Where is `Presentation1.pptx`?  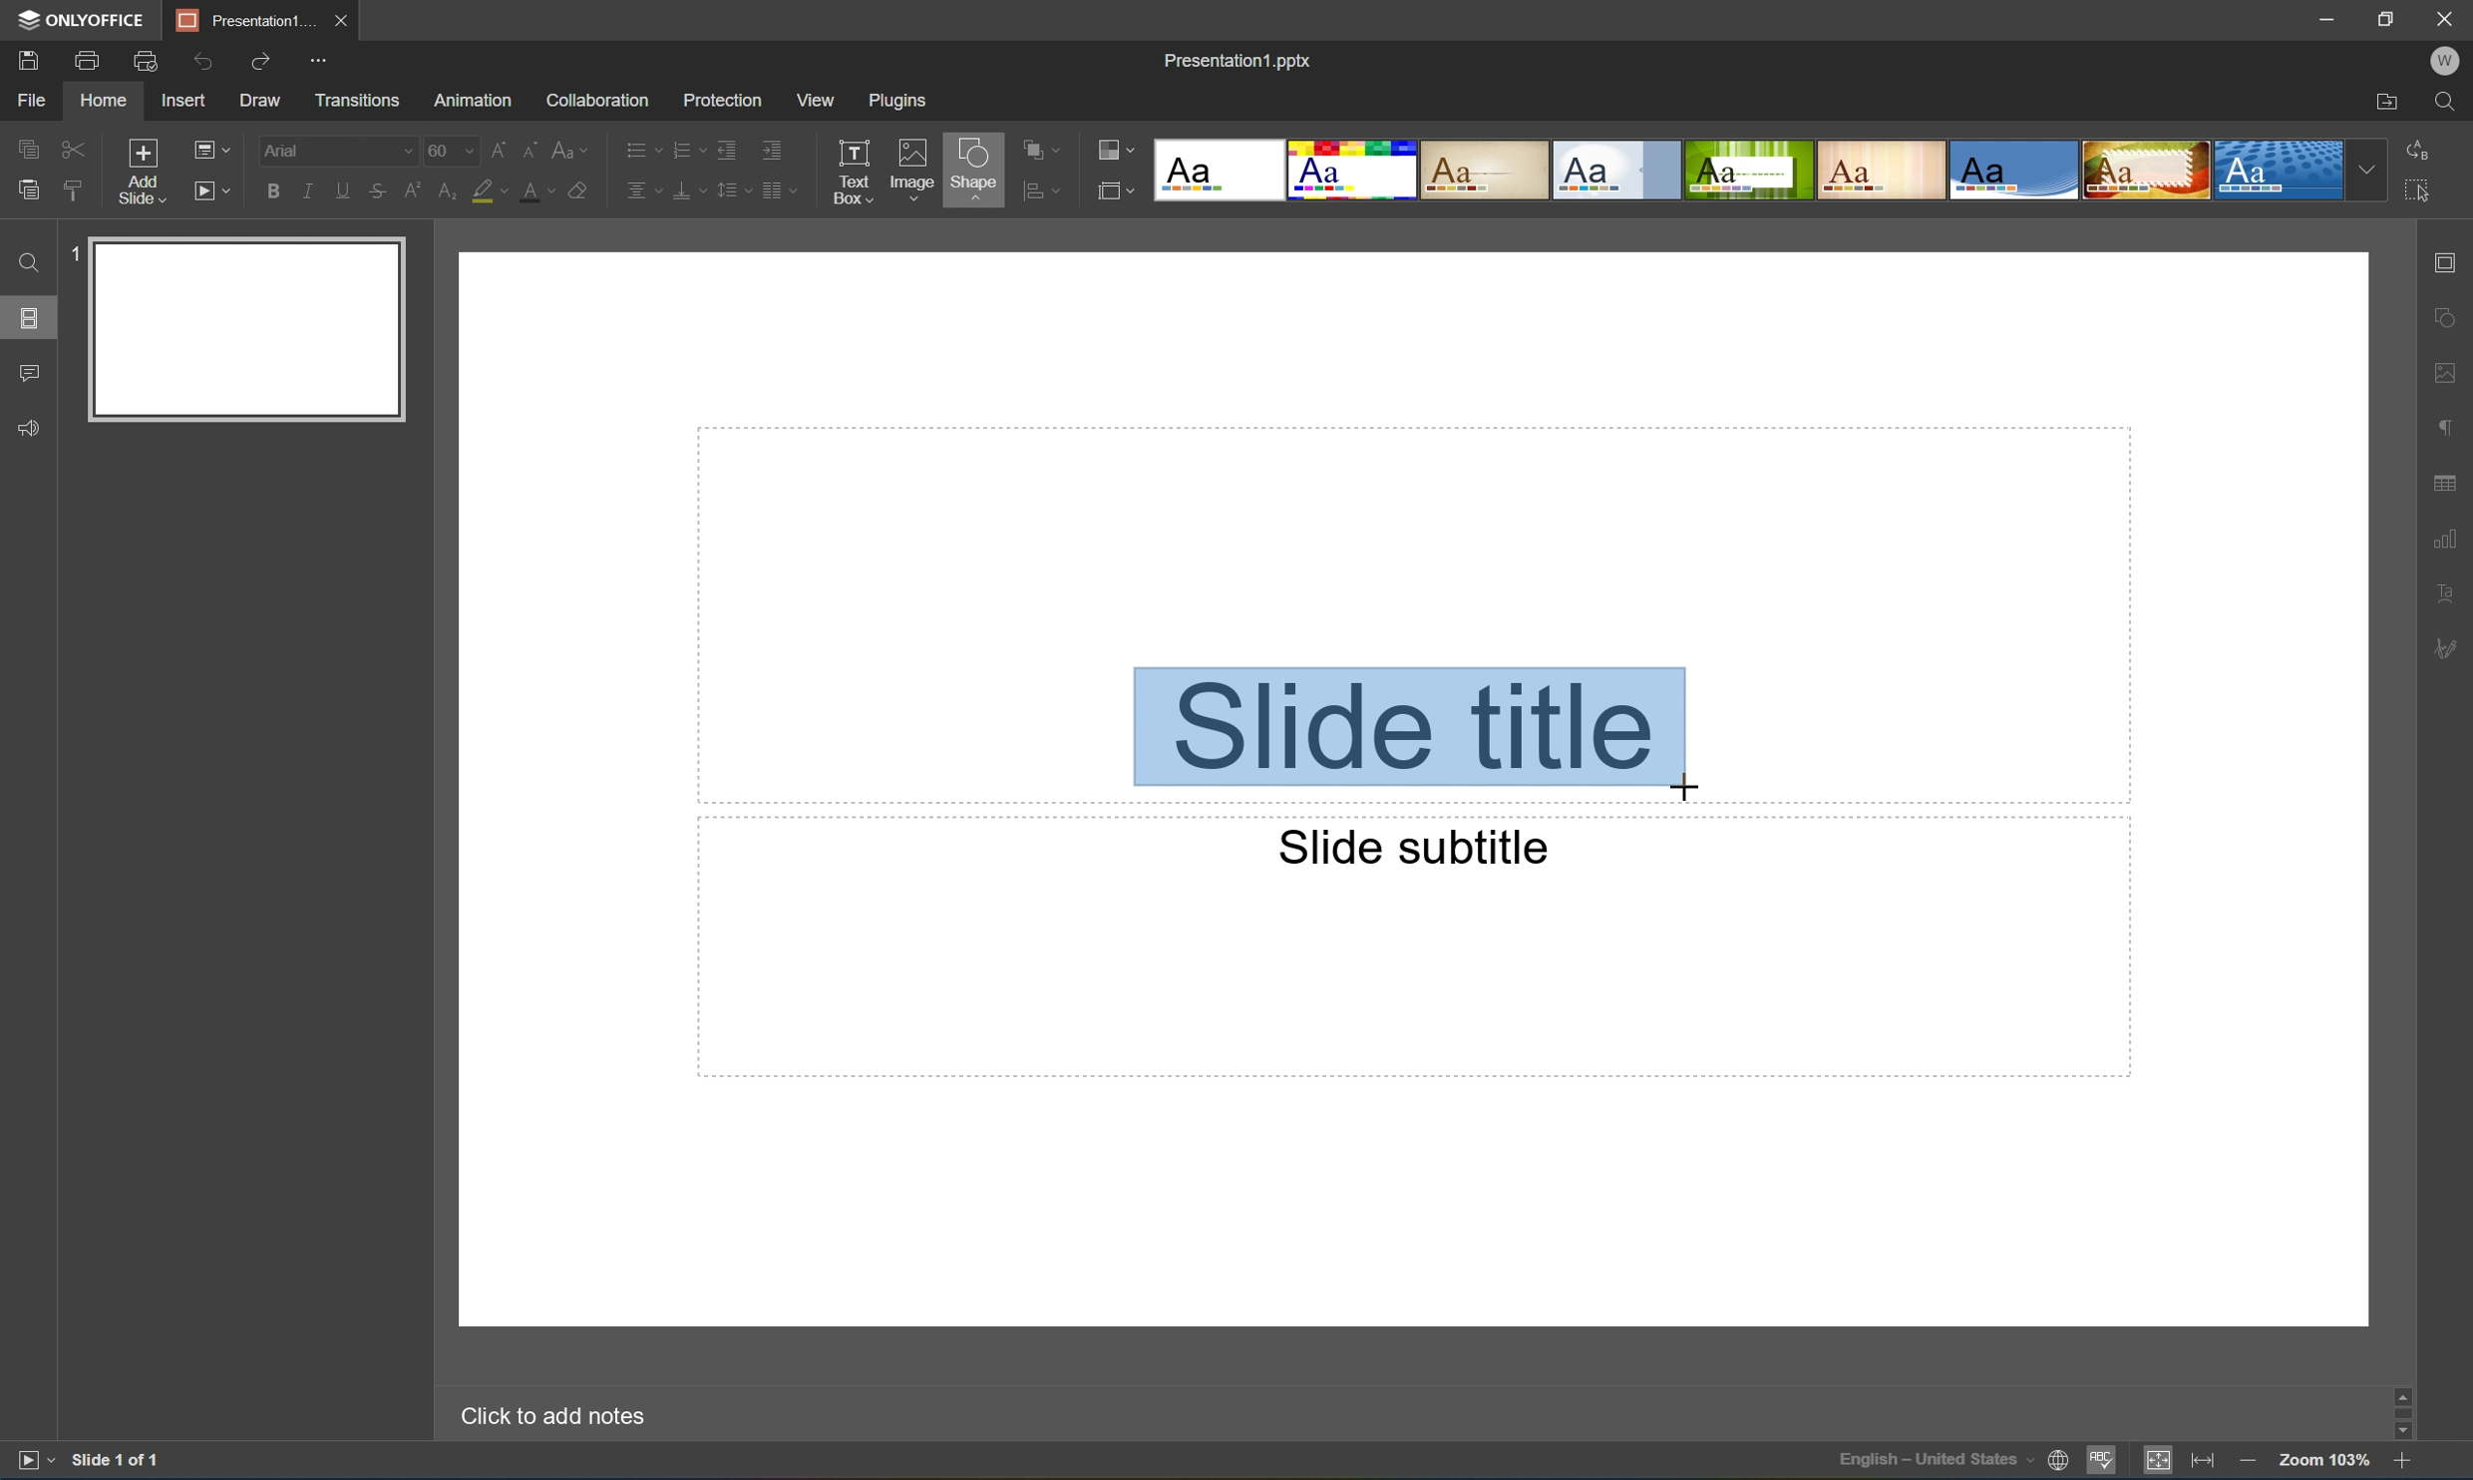
Presentation1.pptx is located at coordinates (1236, 65).